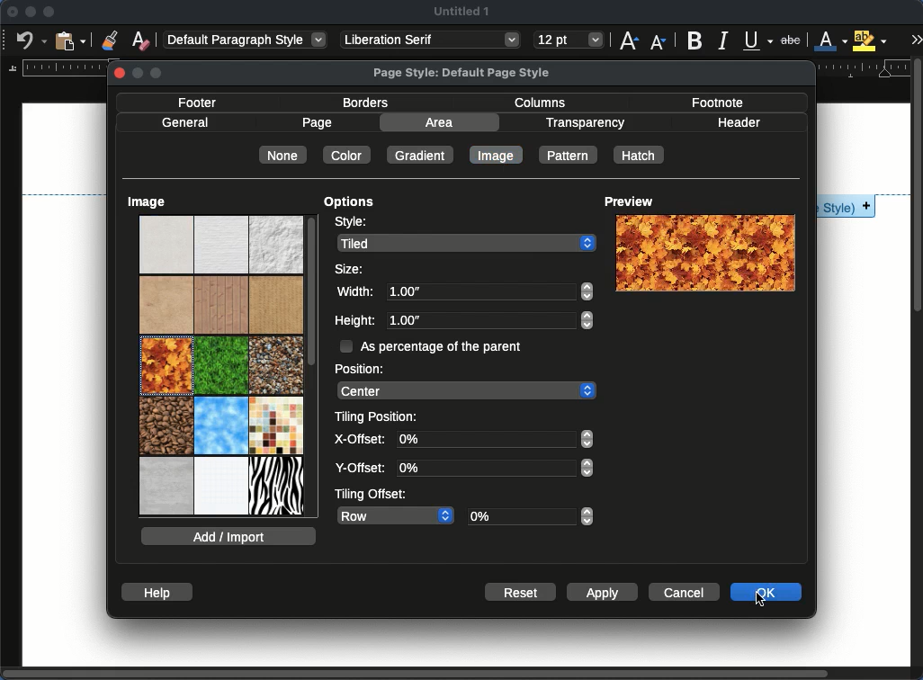 This screenshot has width=923, height=680. Describe the element at coordinates (354, 291) in the screenshot. I see `width:` at that location.